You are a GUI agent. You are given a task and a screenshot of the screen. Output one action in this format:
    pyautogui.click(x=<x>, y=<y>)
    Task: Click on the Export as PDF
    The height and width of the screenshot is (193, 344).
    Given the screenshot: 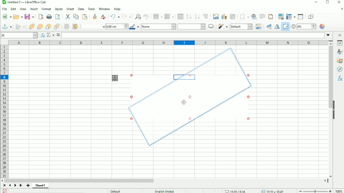 What is the action you would take?
    pyautogui.click(x=41, y=17)
    